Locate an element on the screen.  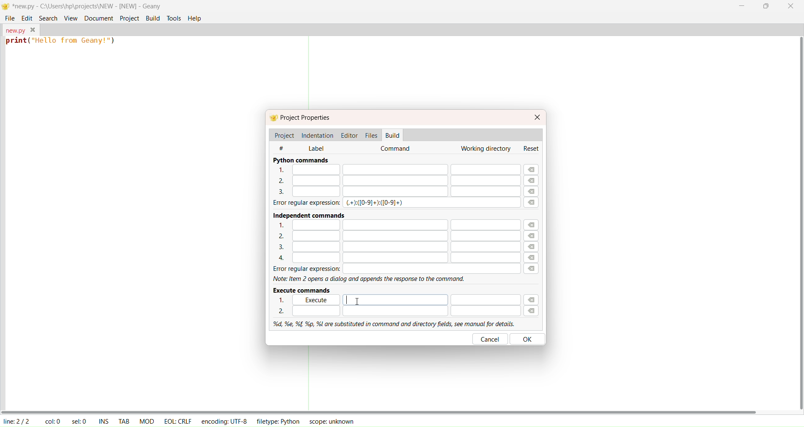
2. is located at coordinates (395, 311).